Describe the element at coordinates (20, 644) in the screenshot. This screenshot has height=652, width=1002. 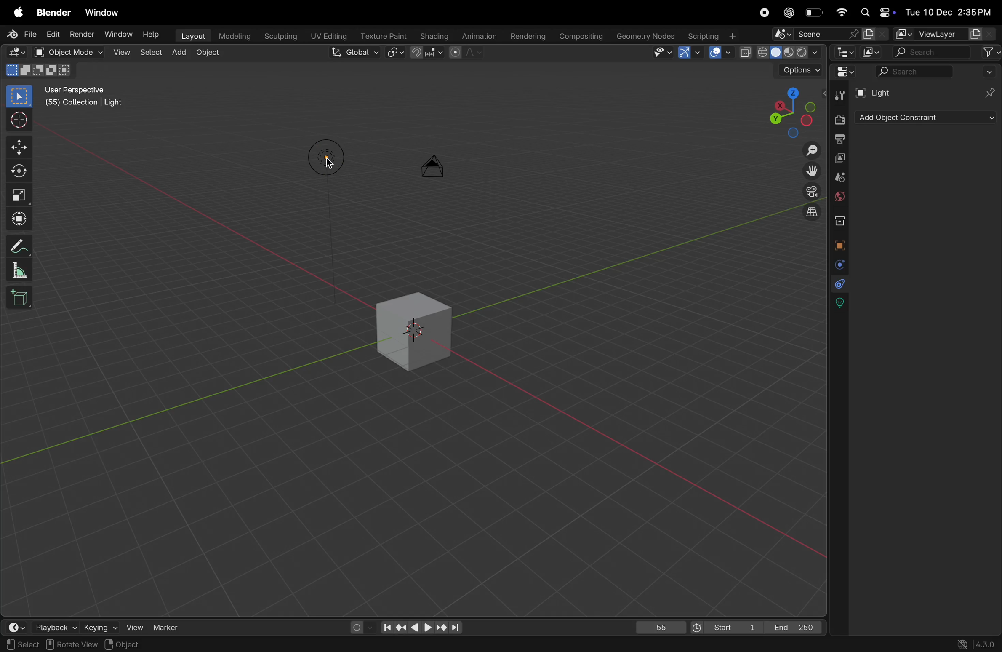
I see `select` at that location.